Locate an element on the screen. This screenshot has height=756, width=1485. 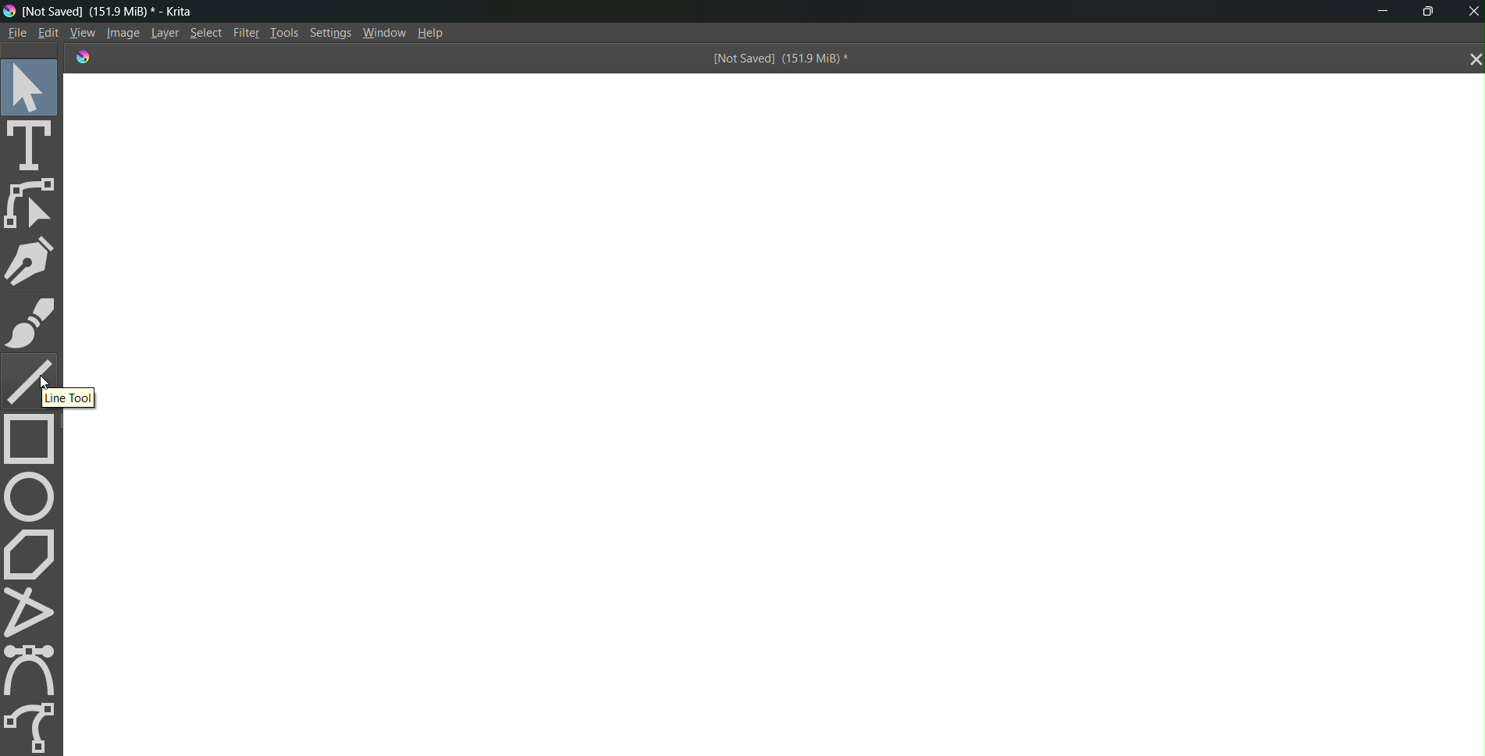
File is located at coordinates (16, 32).